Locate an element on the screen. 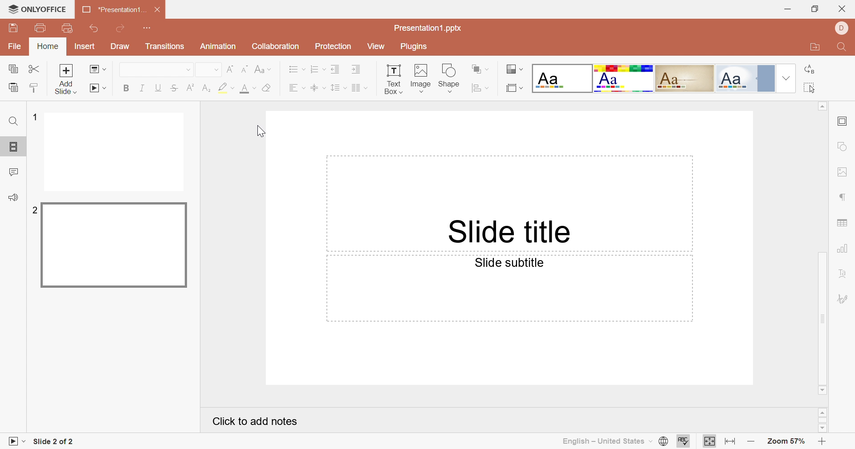 The height and width of the screenshot is (449, 855). Subscript is located at coordinates (206, 88).